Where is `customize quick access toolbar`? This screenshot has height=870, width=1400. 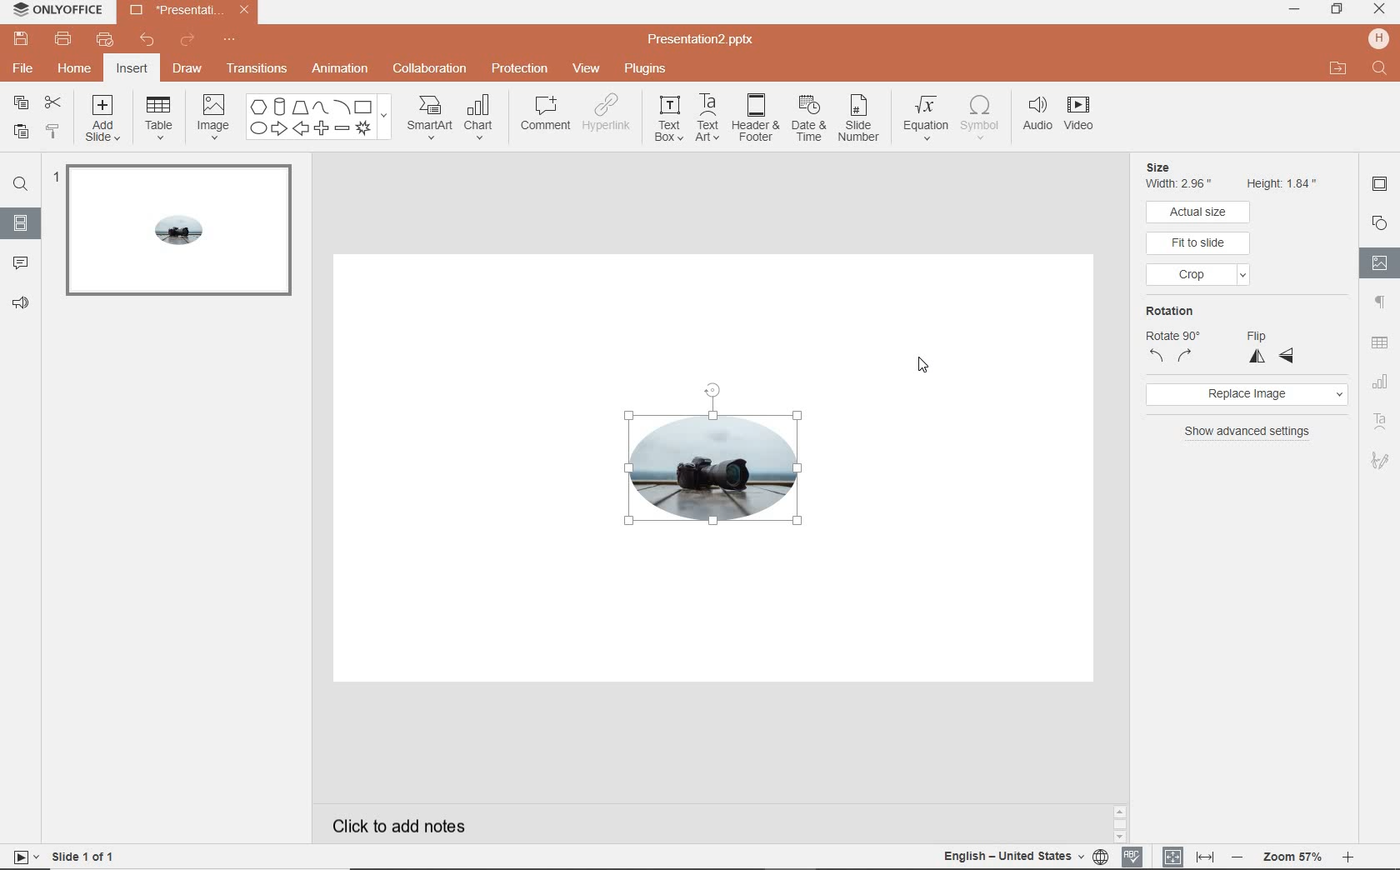
customize quick access toolbar is located at coordinates (239, 42).